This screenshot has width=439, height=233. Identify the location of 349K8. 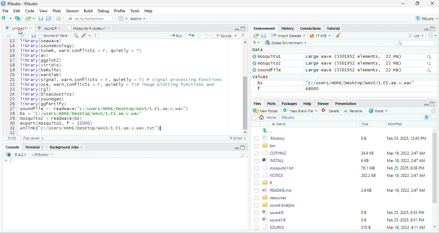
(367, 153).